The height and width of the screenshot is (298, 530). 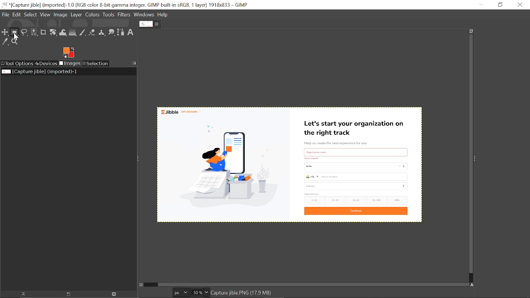 What do you see at coordinates (21, 294) in the screenshot?
I see `Raise display for this image` at bounding box center [21, 294].